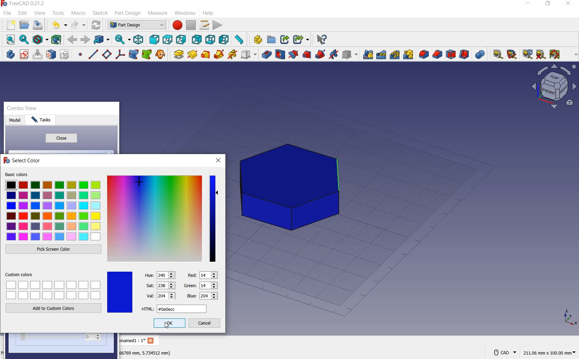 The image size is (579, 359). I want to click on measure angular, so click(512, 55).